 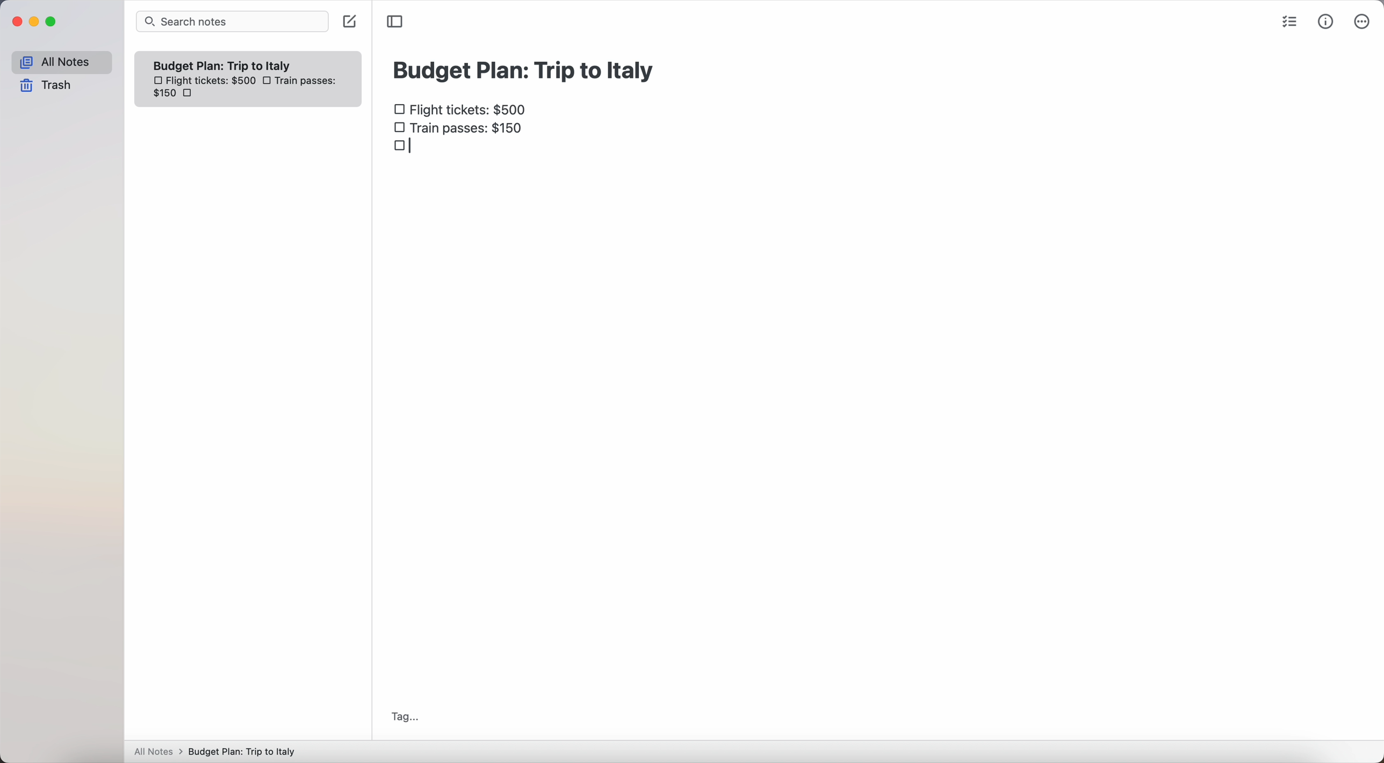 I want to click on budget plan: trip to Italy, so click(x=526, y=69).